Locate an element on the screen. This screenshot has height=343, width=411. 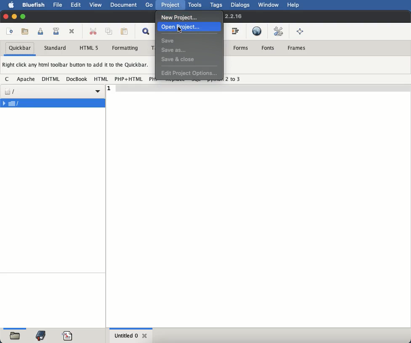
save file as is located at coordinates (57, 31).